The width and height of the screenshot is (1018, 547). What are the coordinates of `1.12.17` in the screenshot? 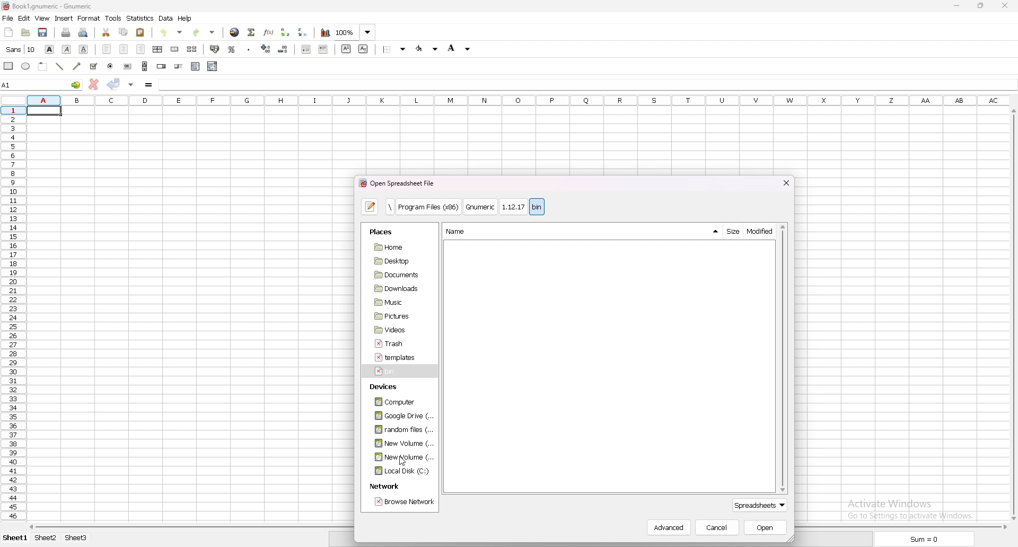 It's located at (513, 207).